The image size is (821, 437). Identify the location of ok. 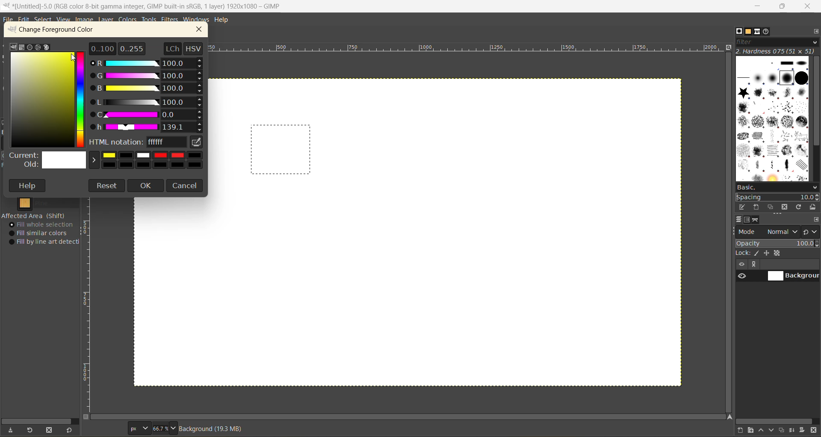
(146, 186).